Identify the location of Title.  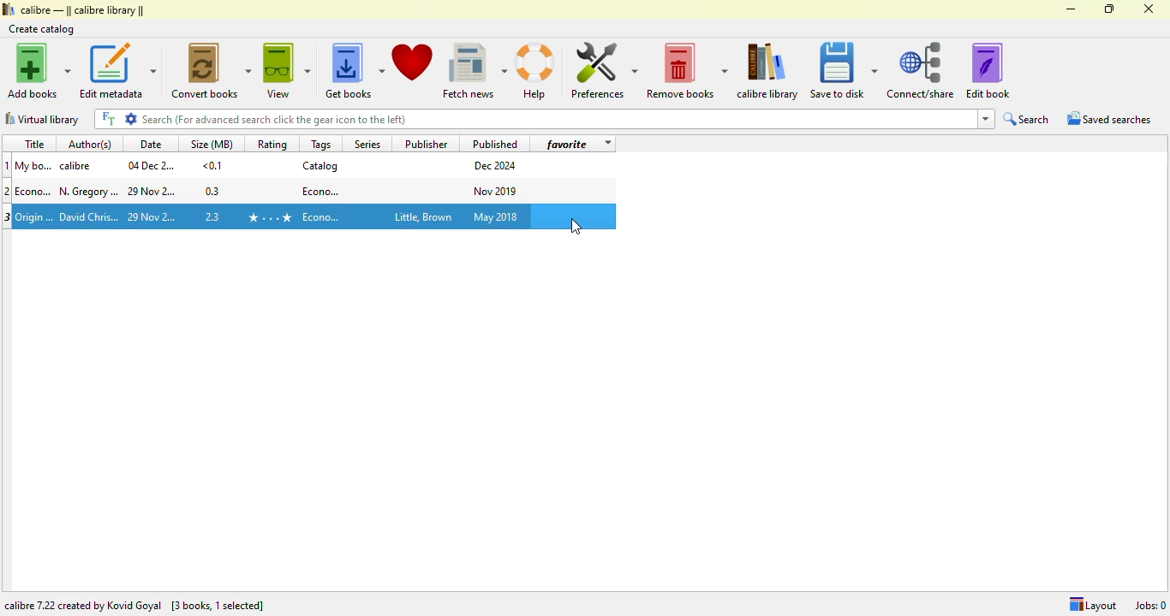
(34, 165).